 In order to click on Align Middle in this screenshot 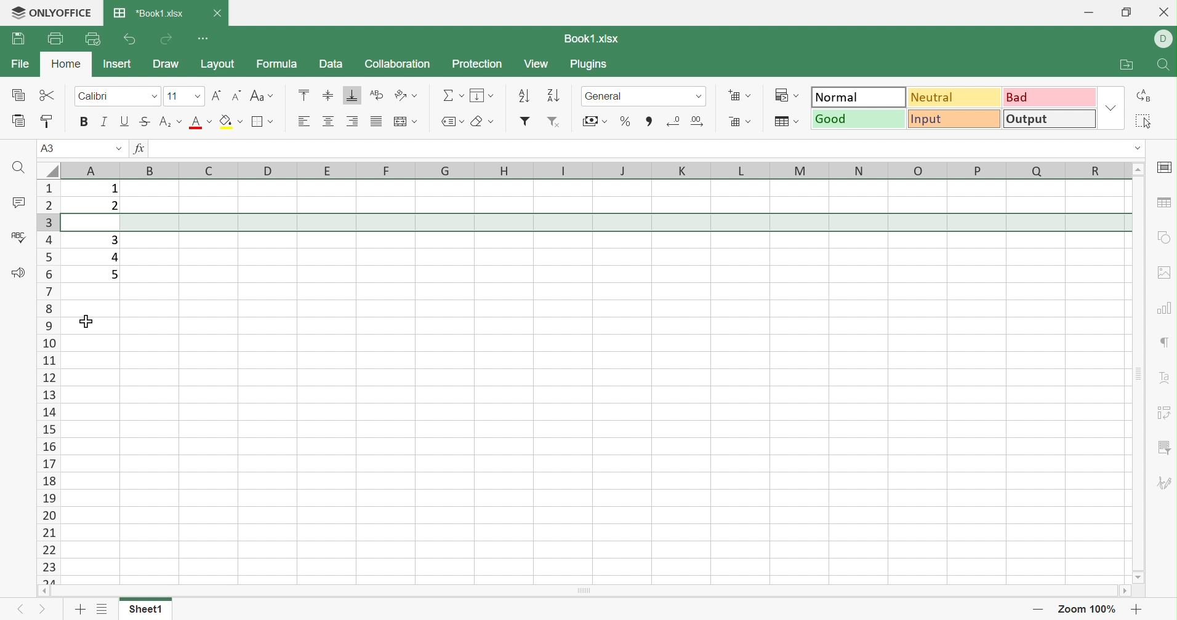, I will do `click(327, 95)`.